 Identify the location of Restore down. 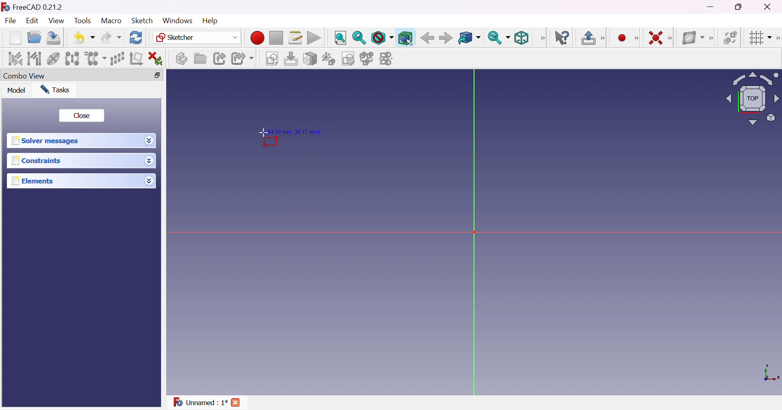
(157, 75).